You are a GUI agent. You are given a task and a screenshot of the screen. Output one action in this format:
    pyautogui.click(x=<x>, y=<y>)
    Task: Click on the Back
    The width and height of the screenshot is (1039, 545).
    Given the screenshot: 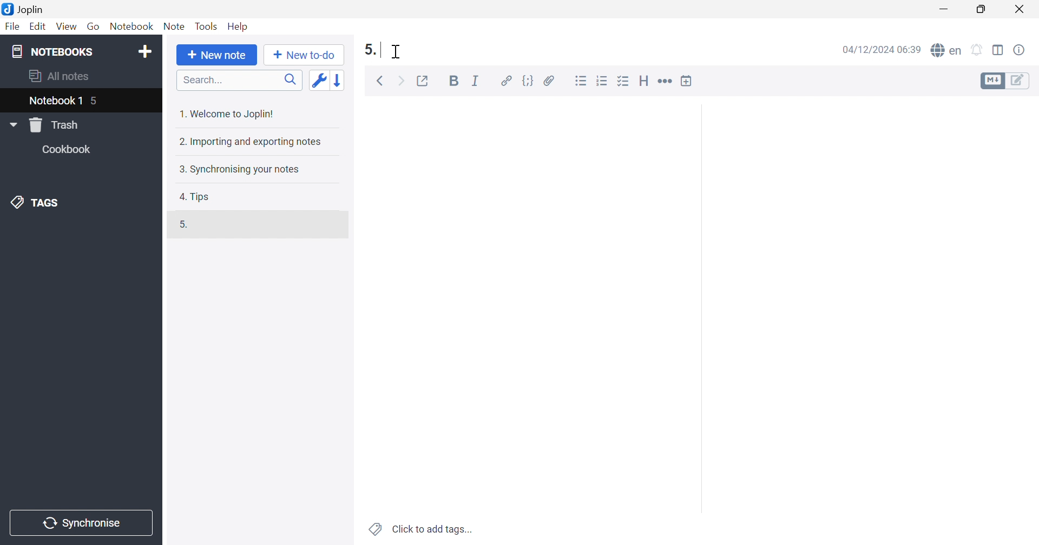 What is the action you would take?
    pyautogui.click(x=379, y=81)
    